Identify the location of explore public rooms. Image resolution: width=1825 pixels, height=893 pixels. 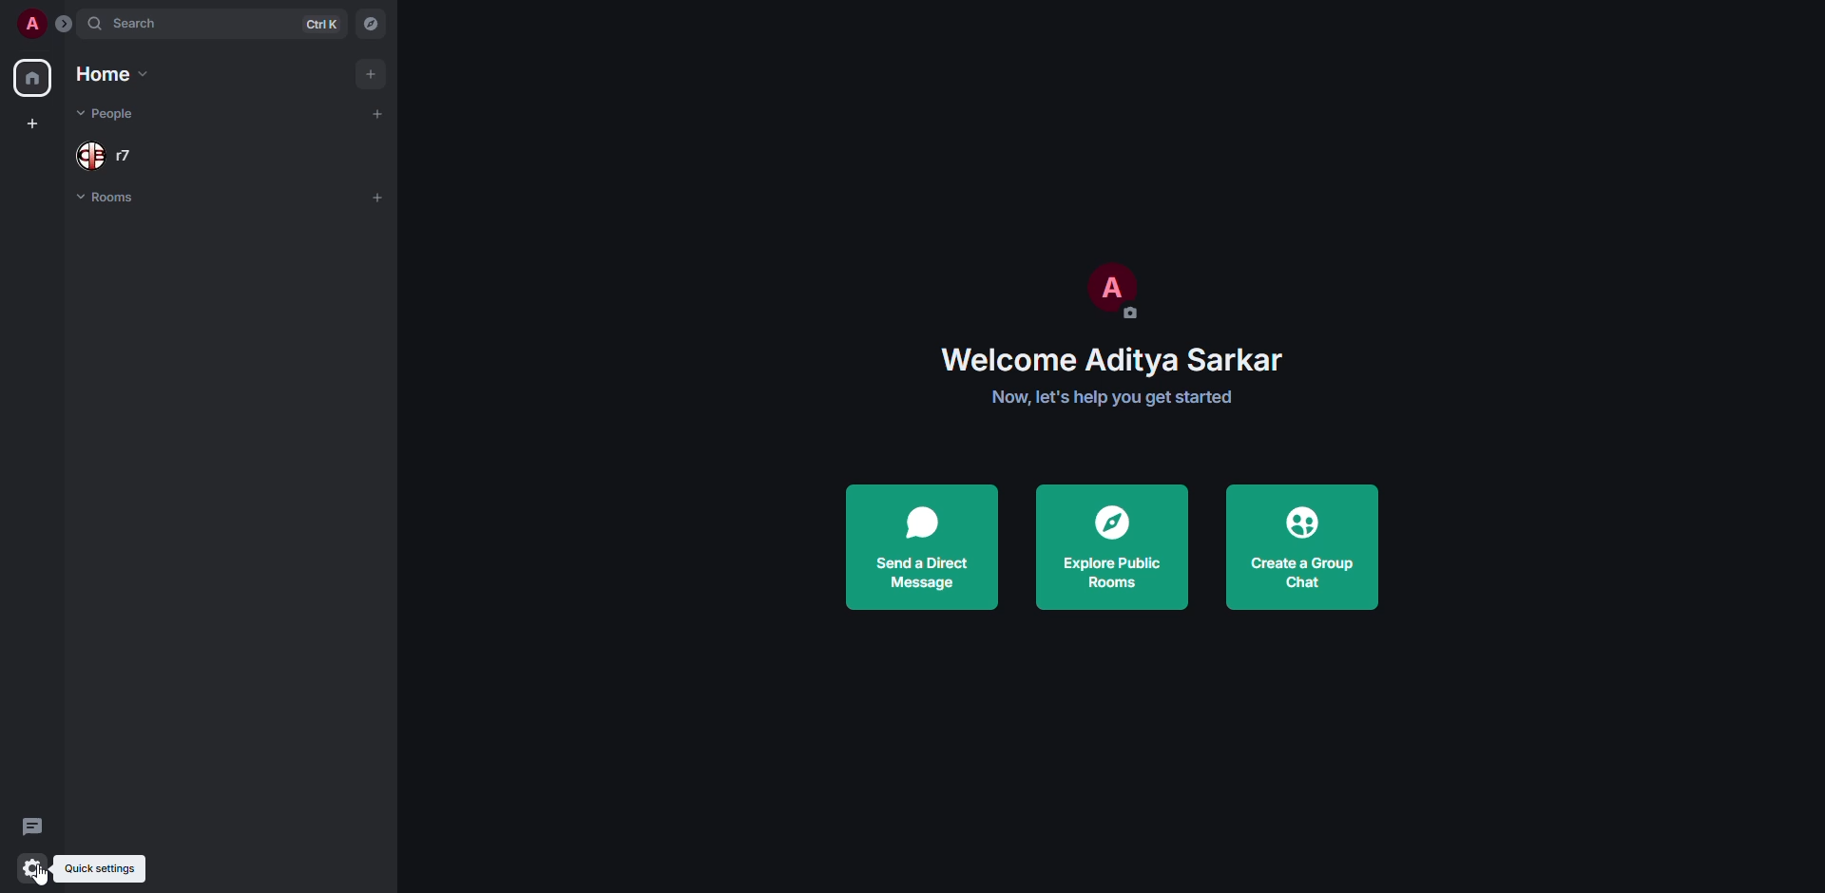
(1112, 550).